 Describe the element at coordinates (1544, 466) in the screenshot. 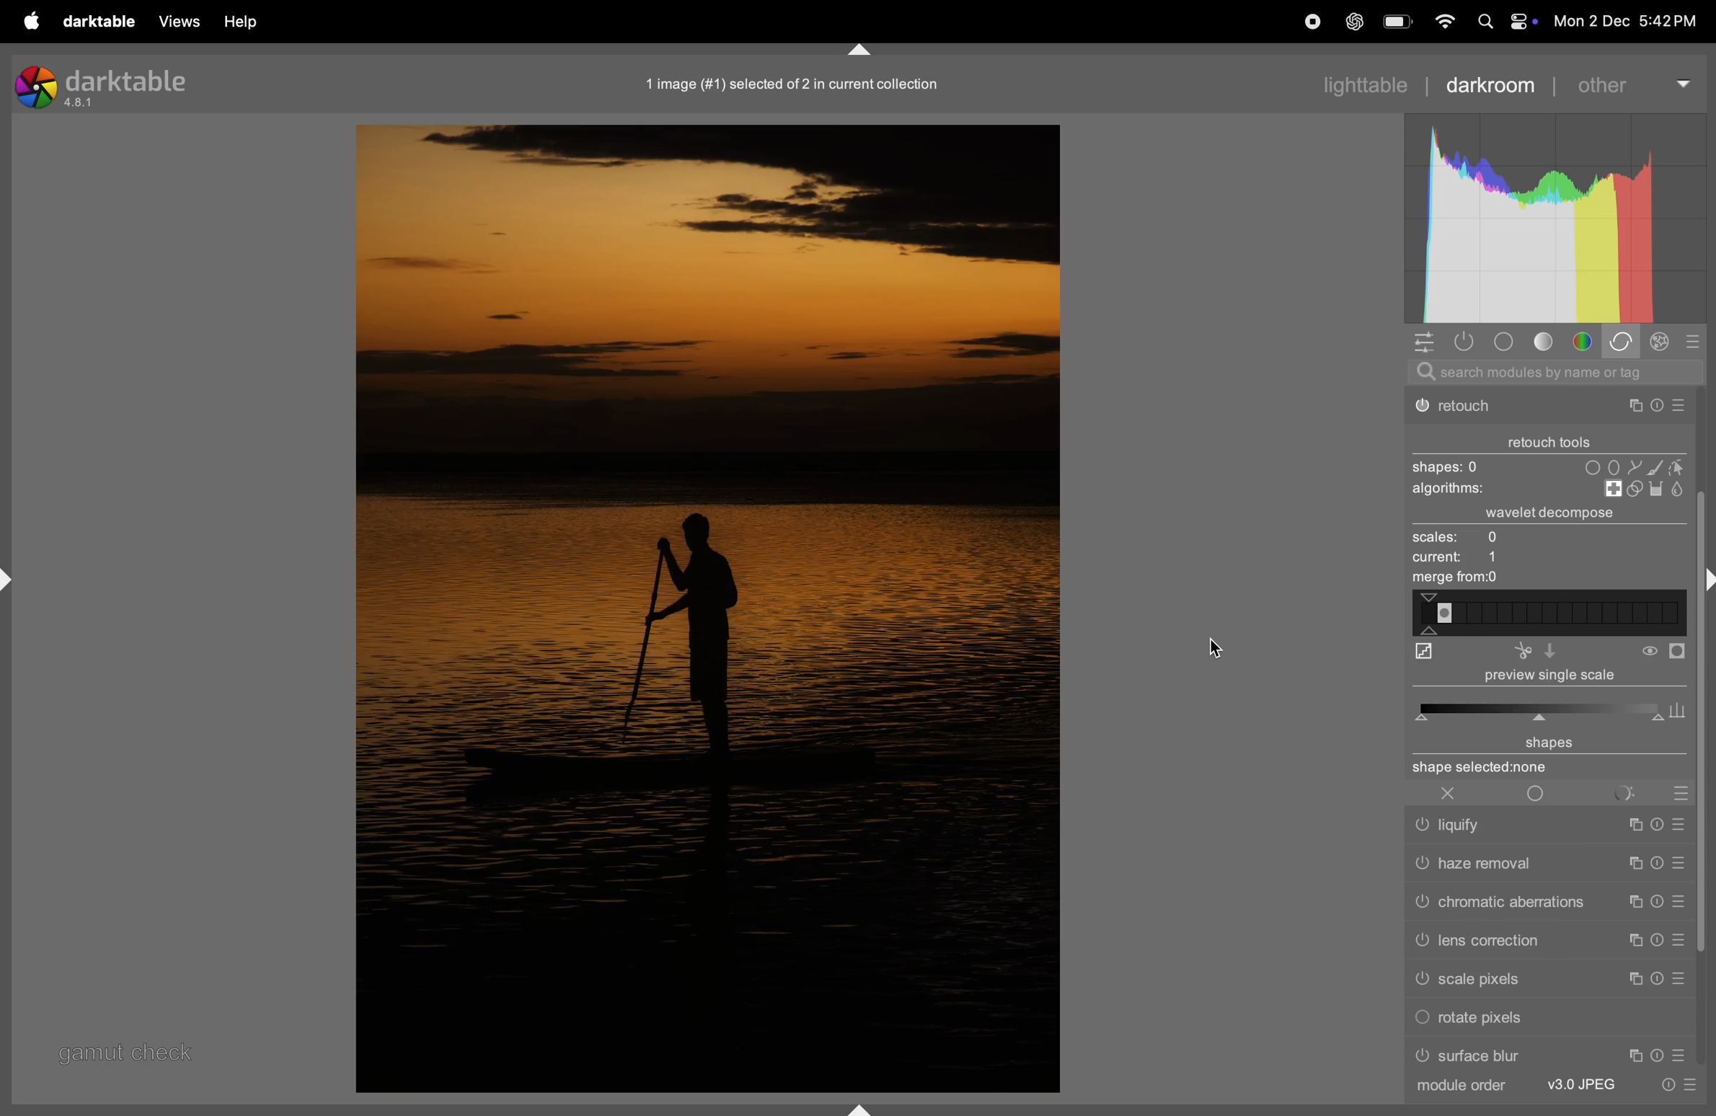

I see `shapes` at that location.